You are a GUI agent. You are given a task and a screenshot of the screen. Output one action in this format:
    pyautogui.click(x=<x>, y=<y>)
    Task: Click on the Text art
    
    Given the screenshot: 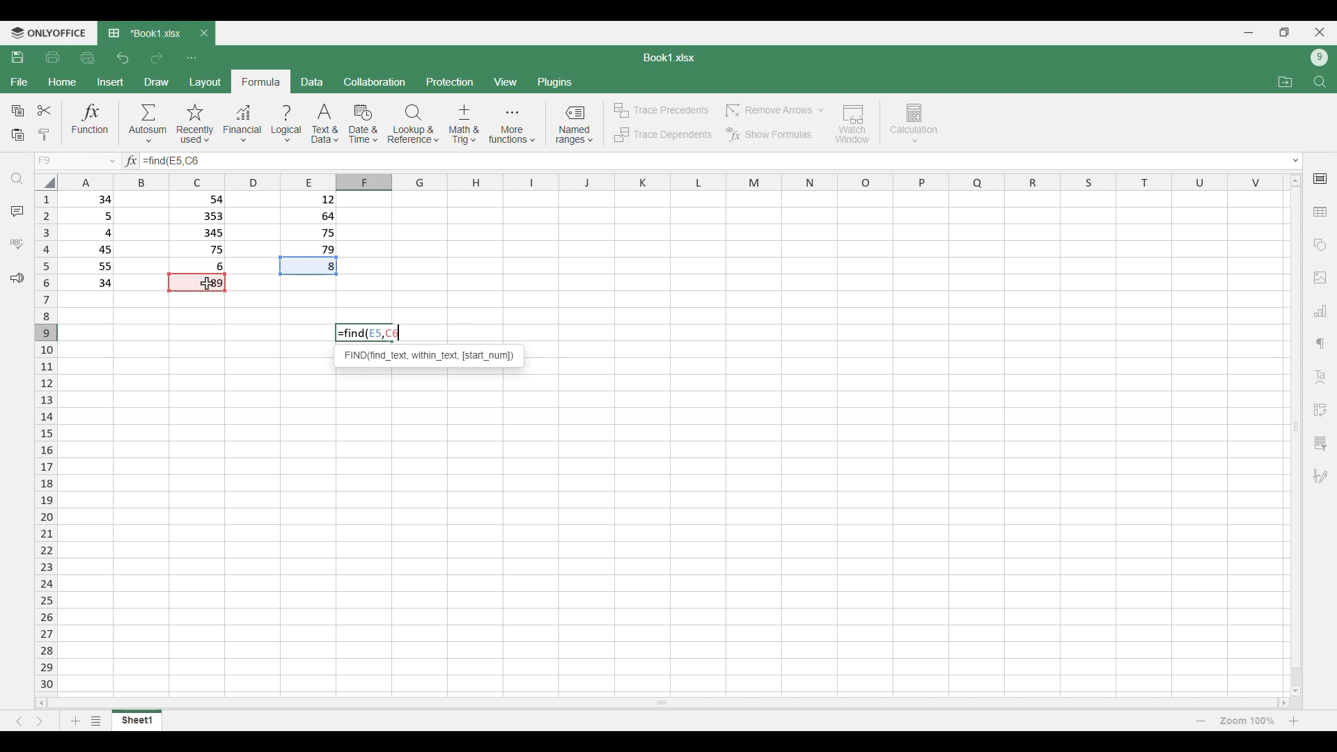 What is the action you would take?
    pyautogui.click(x=1320, y=377)
    